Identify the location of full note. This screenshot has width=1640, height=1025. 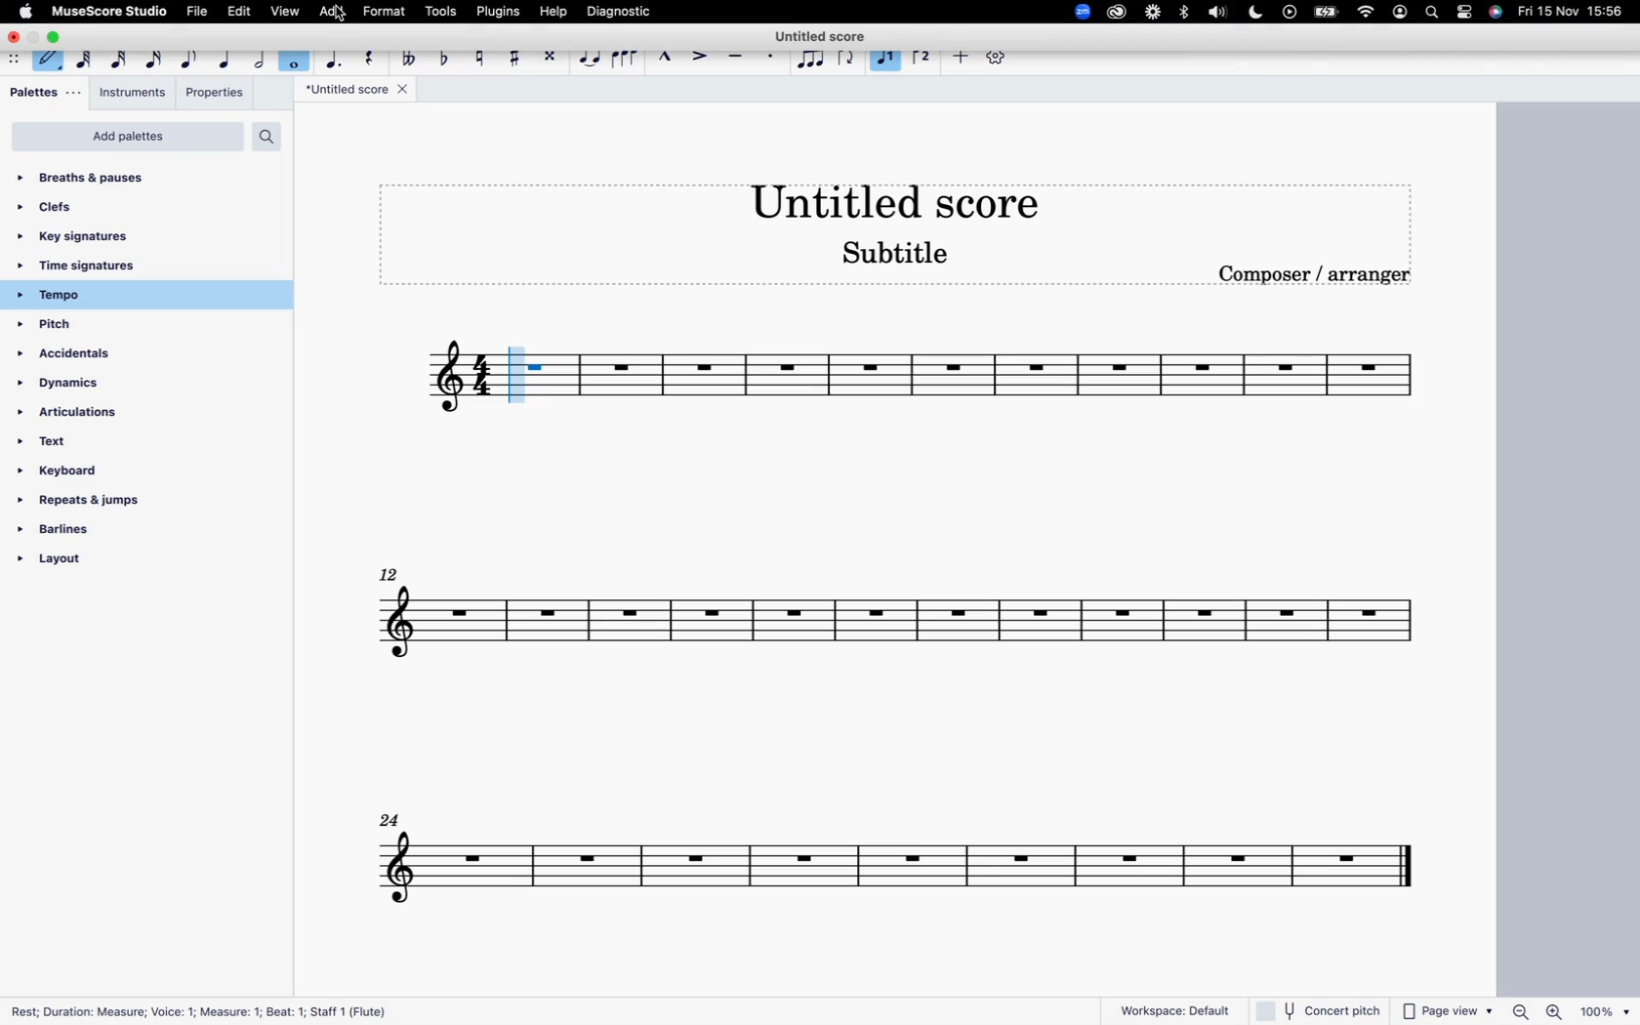
(295, 57).